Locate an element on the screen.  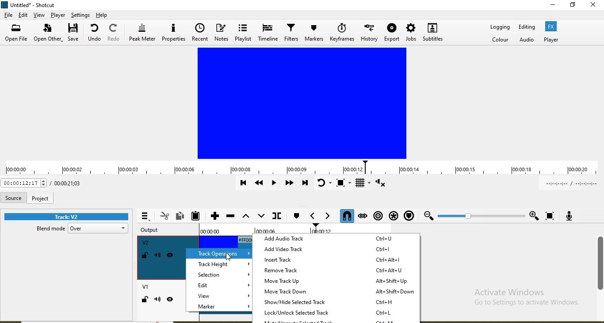
Keyframes is located at coordinates (342, 32).